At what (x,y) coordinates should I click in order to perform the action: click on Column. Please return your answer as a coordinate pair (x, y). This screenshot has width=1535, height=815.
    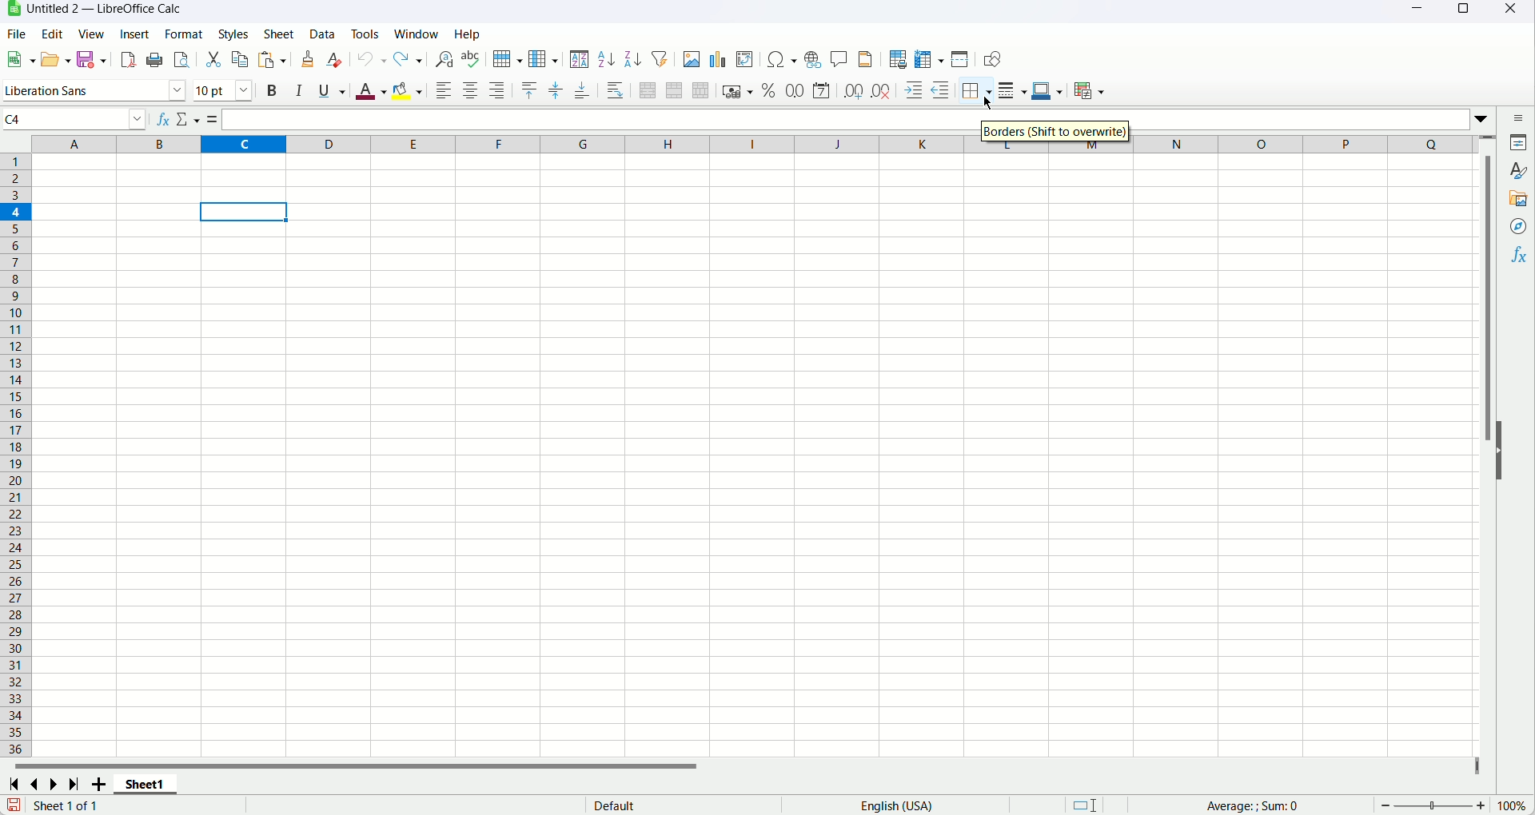
    Looking at the image, I should click on (543, 59).